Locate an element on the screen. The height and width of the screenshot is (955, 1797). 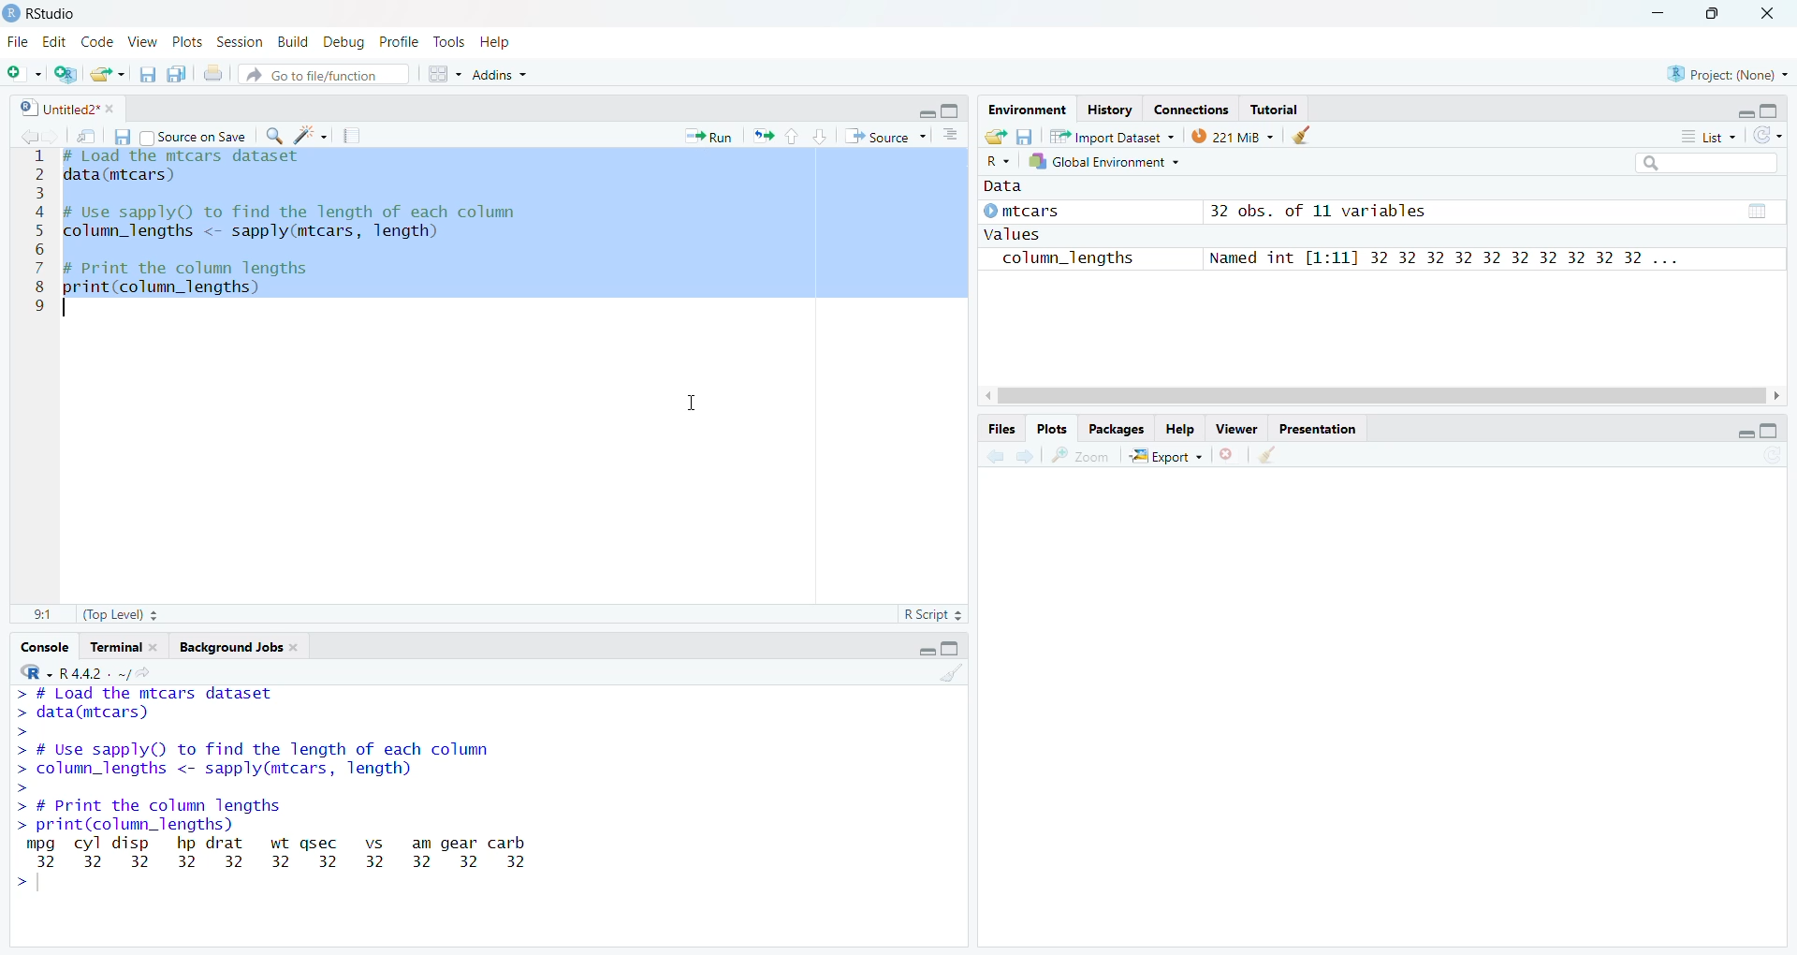
Data is located at coordinates (1003, 185).